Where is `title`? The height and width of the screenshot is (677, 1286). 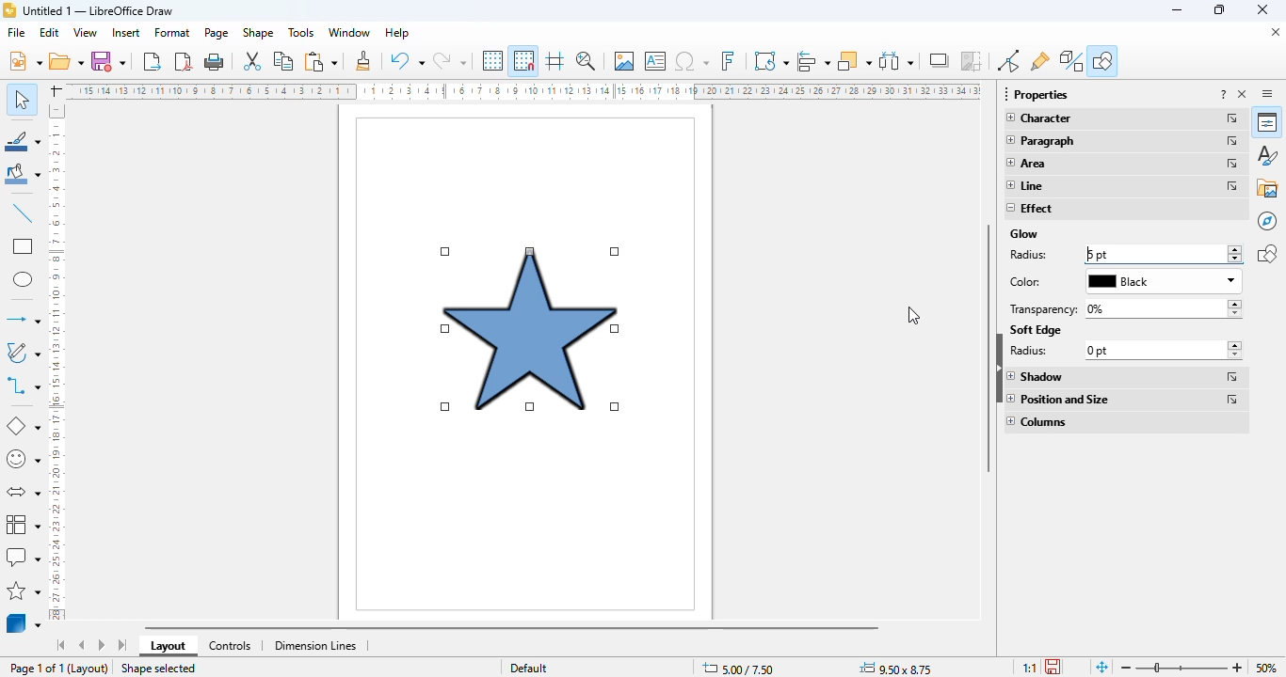
title is located at coordinates (98, 10).